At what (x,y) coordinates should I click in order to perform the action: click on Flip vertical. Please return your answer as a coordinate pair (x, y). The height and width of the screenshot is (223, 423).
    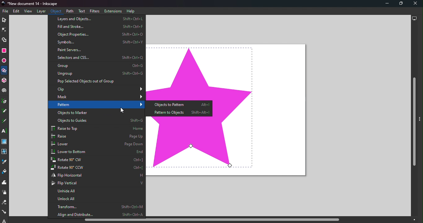
    Looking at the image, I should click on (98, 184).